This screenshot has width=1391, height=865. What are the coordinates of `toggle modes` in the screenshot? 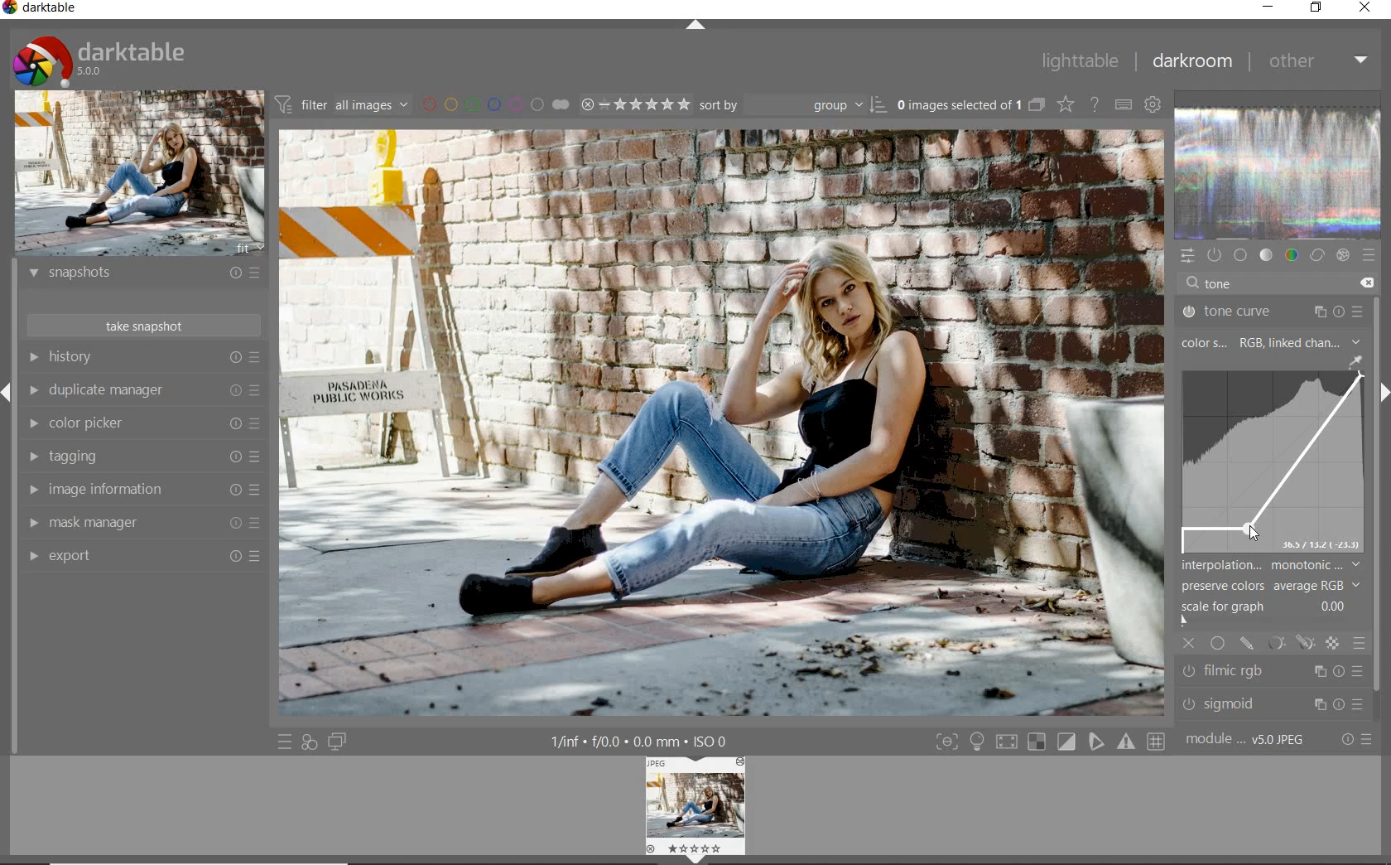 It's located at (1047, 742).